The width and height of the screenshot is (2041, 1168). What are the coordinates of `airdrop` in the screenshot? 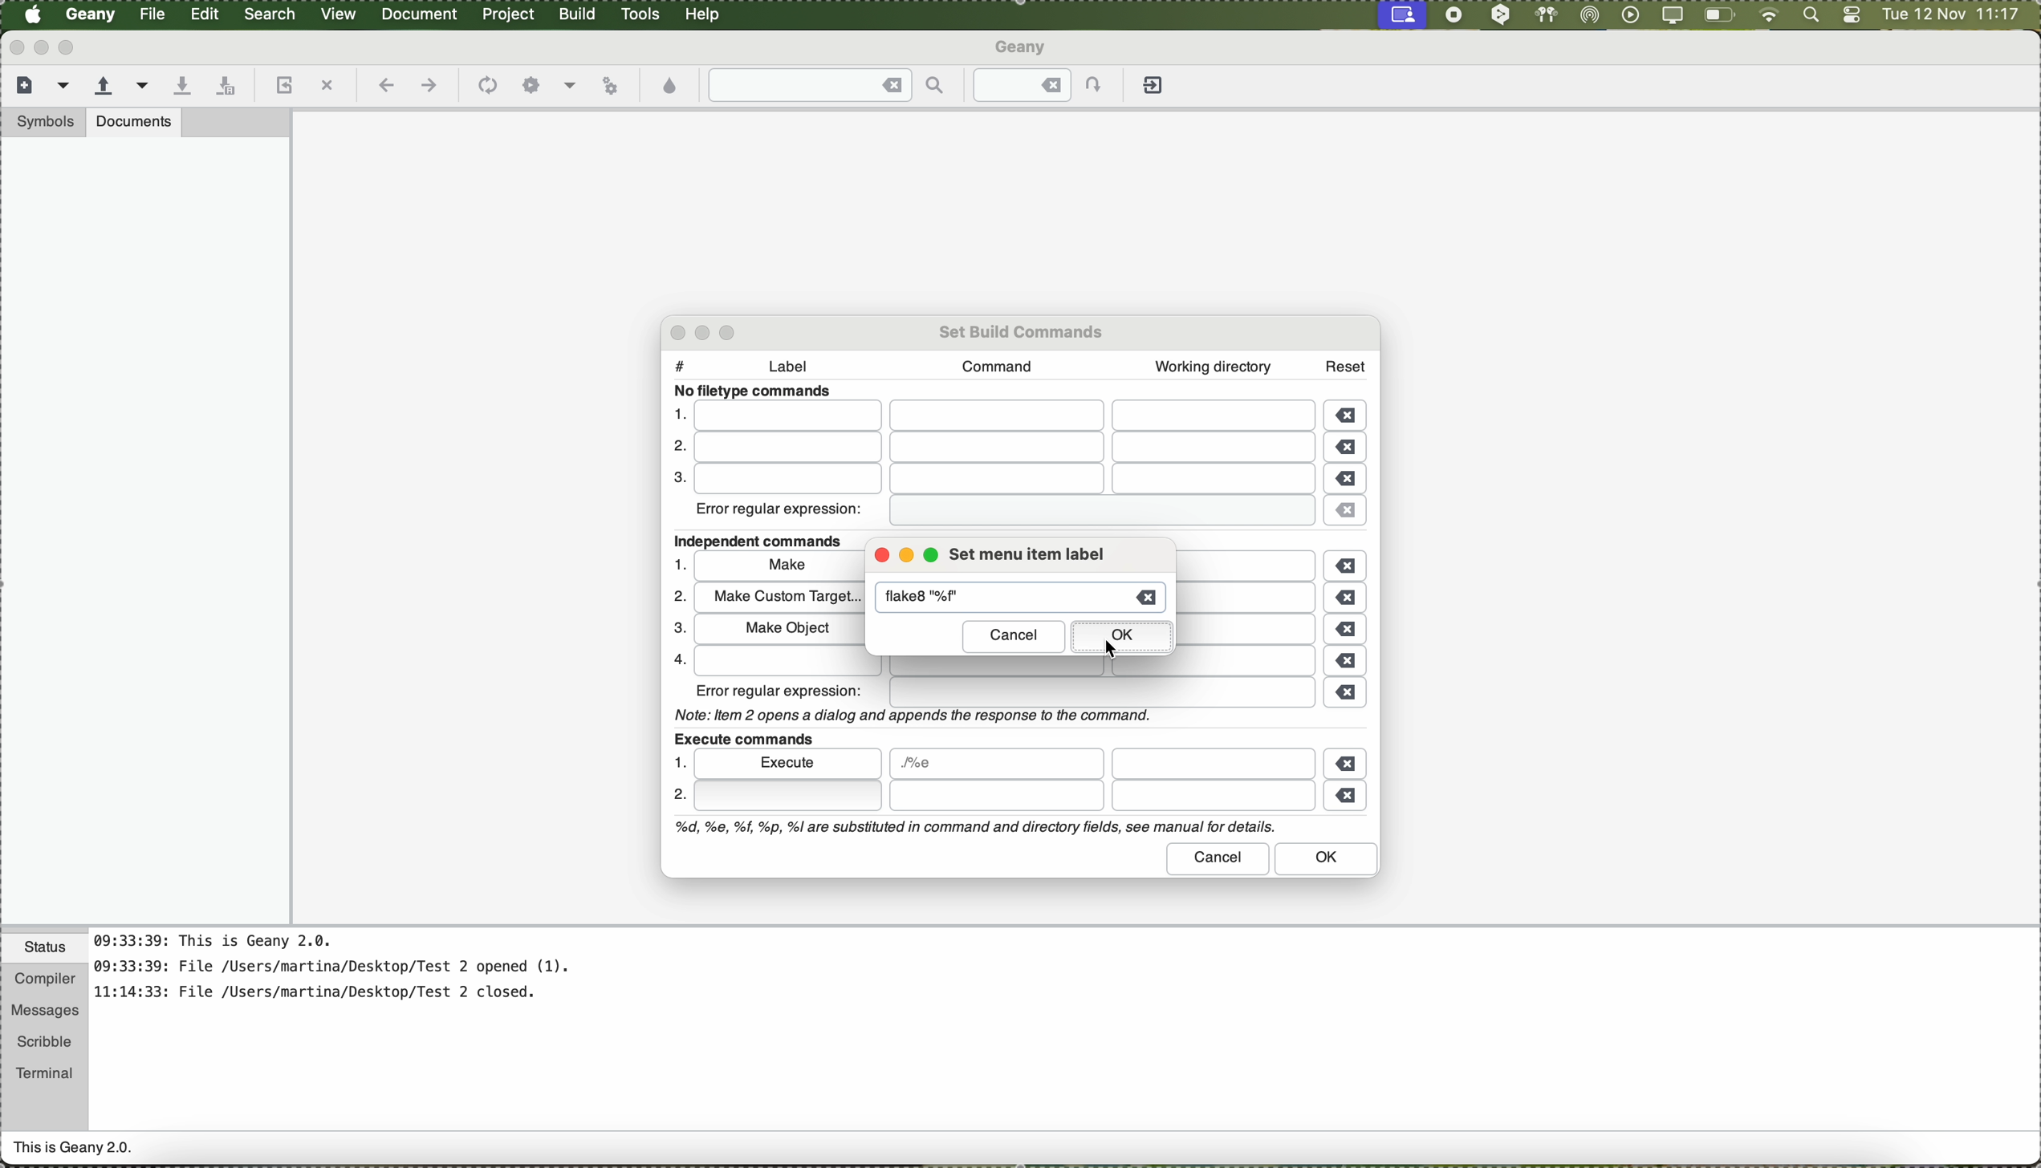 It's located at (1590, 15).